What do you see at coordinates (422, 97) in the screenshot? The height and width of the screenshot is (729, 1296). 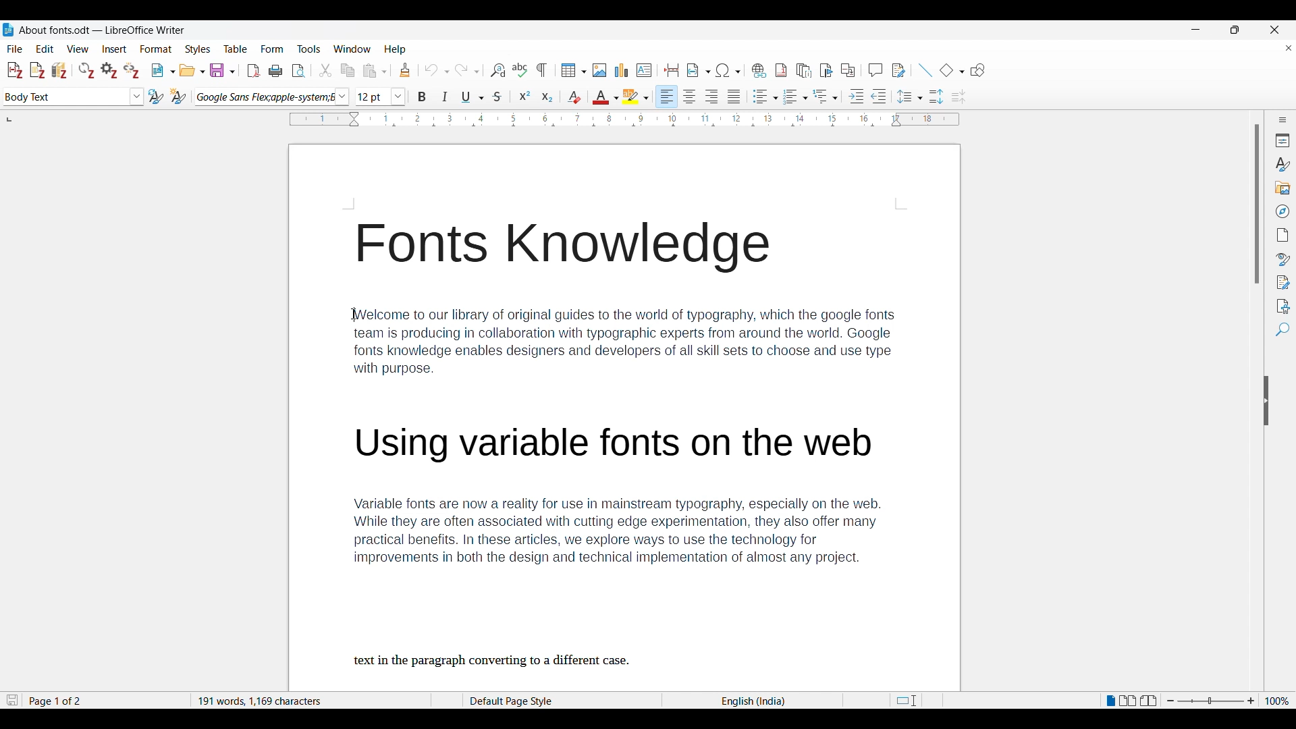 I see `Bold` at bounding box center [422, 97].